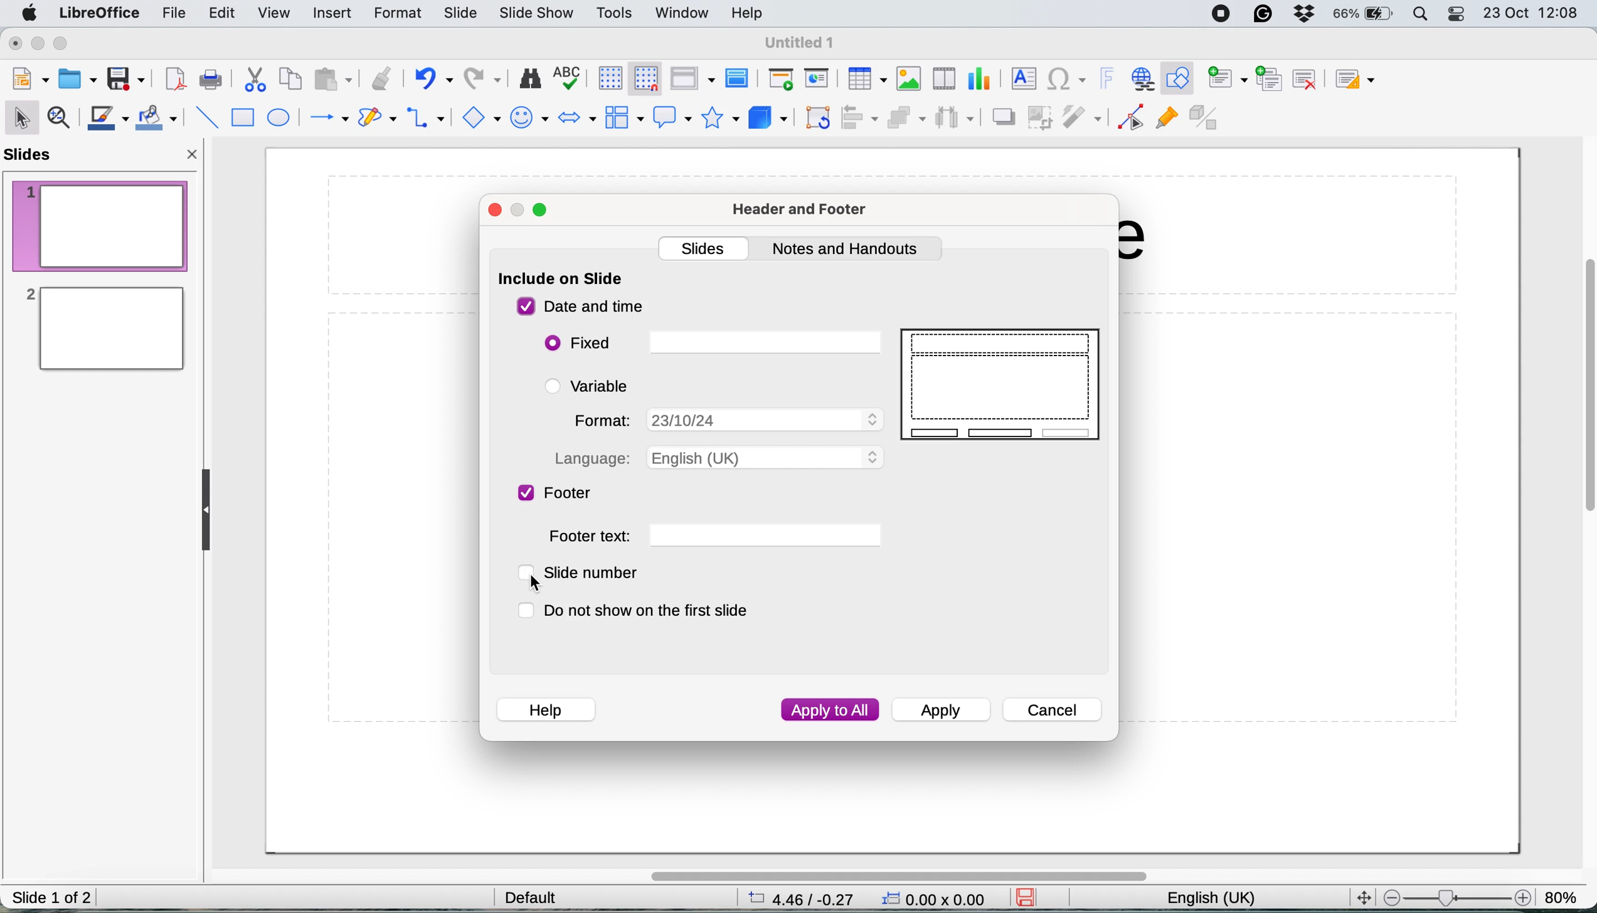 This screenshot has width=1597, height=913. Describe the element at coordinates (557, 495) in the screenshot. I see `footer` at that location.